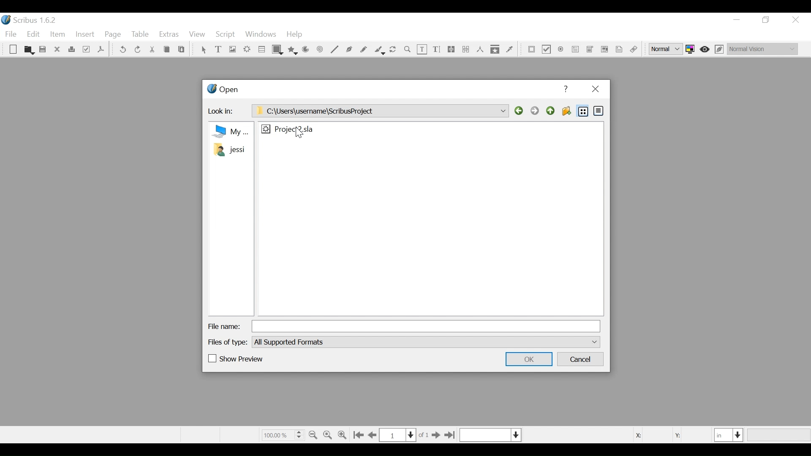 The width and height of the screenshot is (811, 456). Describe the element at coordinates (532, 50) in the screenshot. I see `PDF Push Button` at that location.